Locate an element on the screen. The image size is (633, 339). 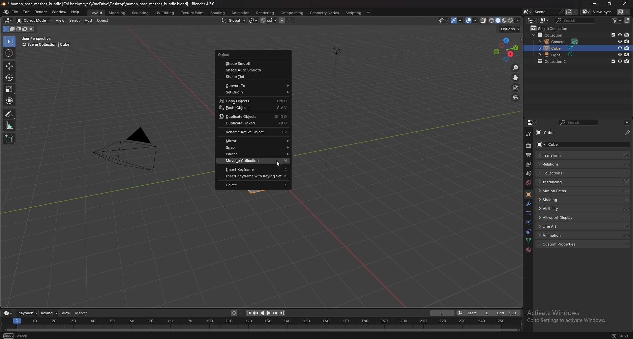
physics is located at coordinates (529, 222).